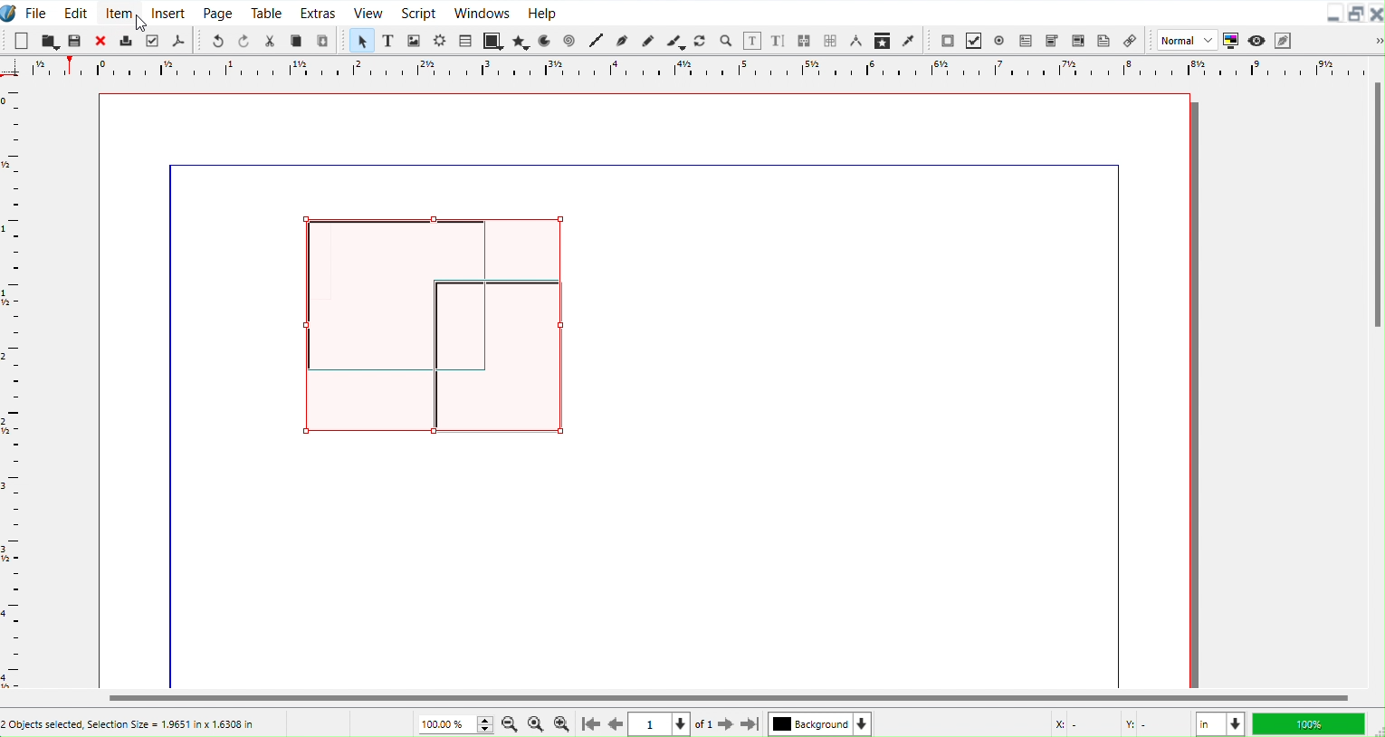 This screenshot has width=1385, height=737. I want to click on Insert, so click(168, 12).